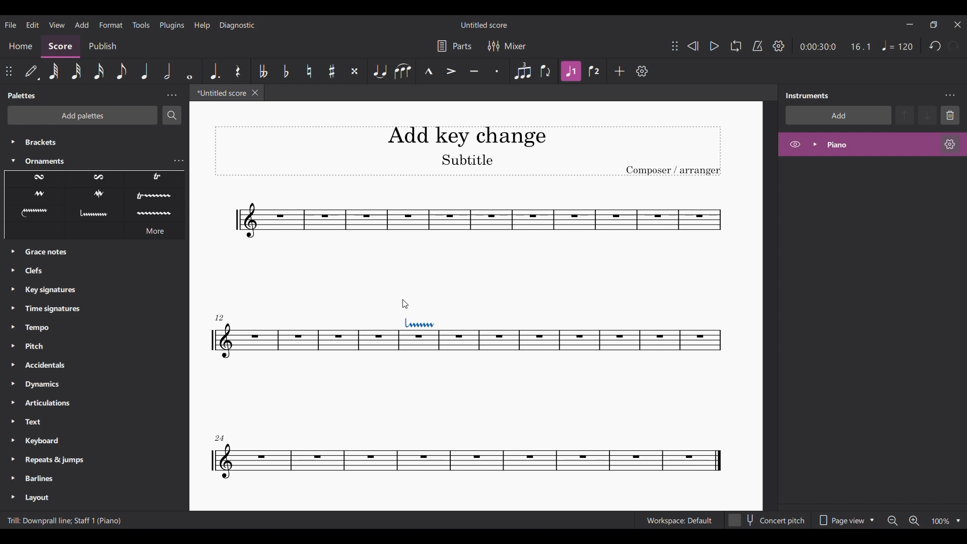 The image size is (967, 544). I want to click on Move up, so click(905, 115).